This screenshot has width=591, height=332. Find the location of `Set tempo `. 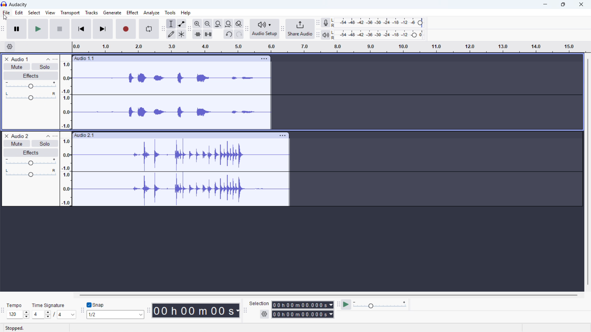

Set tempo  is located at coordinates (18, 314).